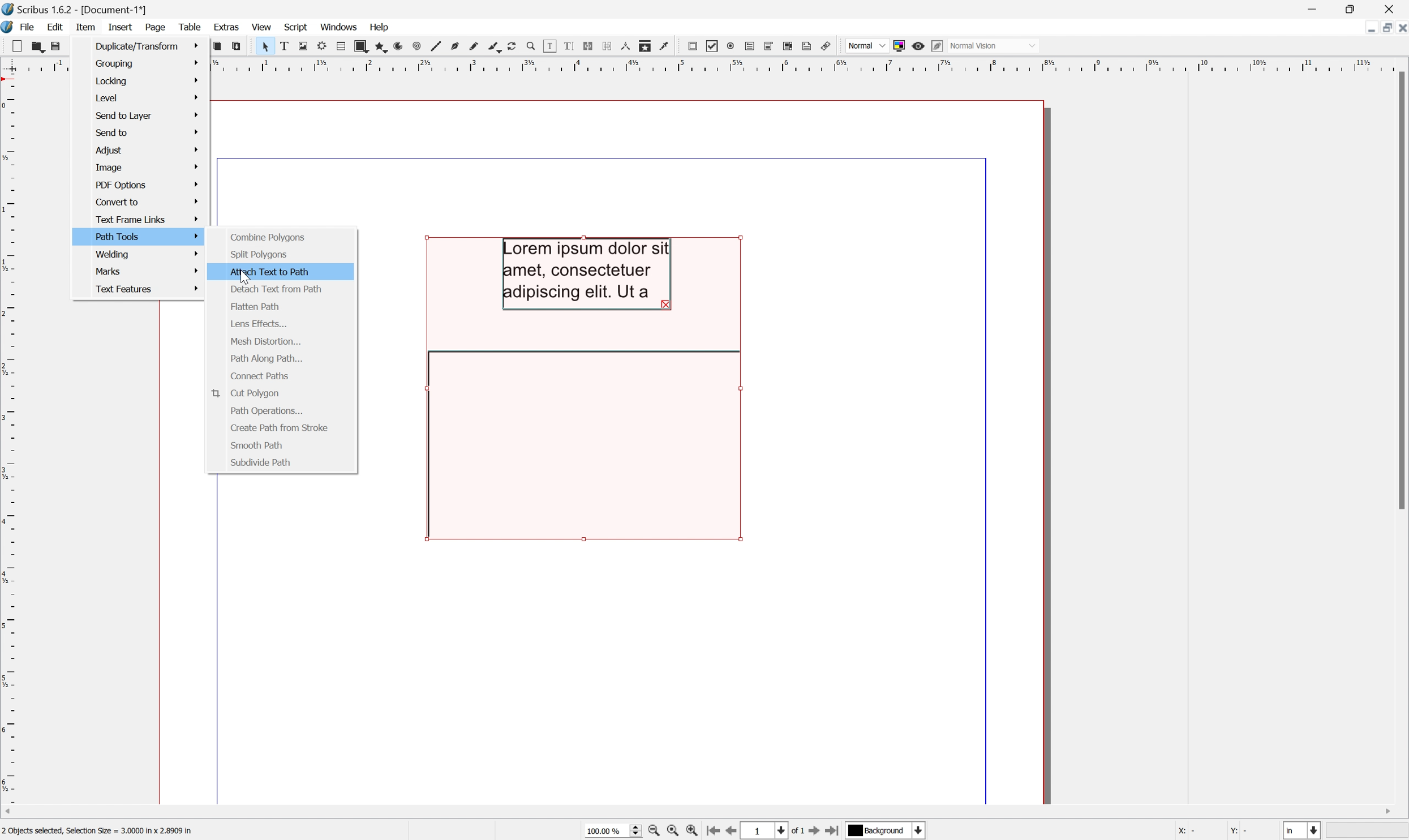  What do you see at coordinates (191, 28) in the screenshot?
I see `Table` at bounding box center [191, 28].